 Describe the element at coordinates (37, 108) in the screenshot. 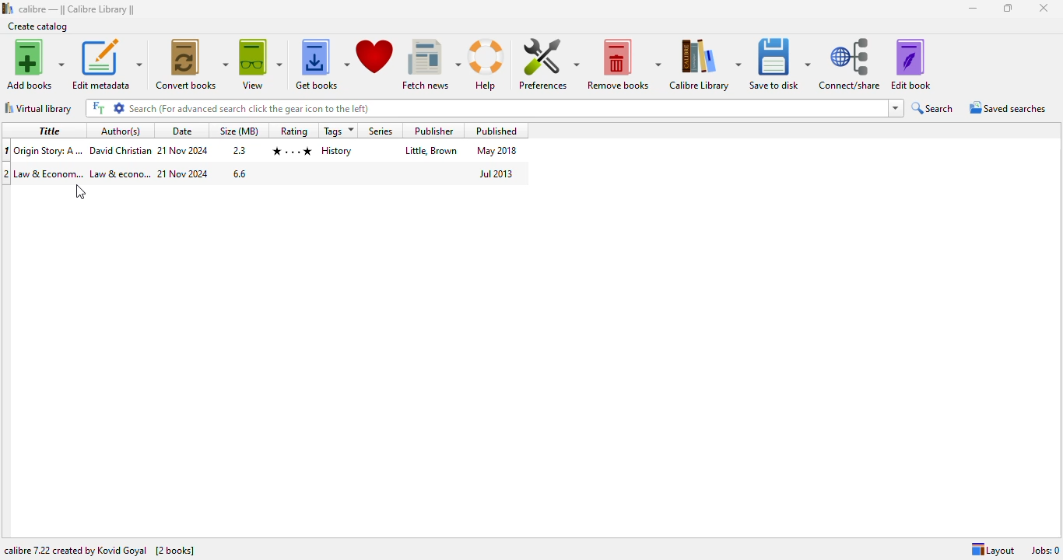

I see `virtual library` at that location.